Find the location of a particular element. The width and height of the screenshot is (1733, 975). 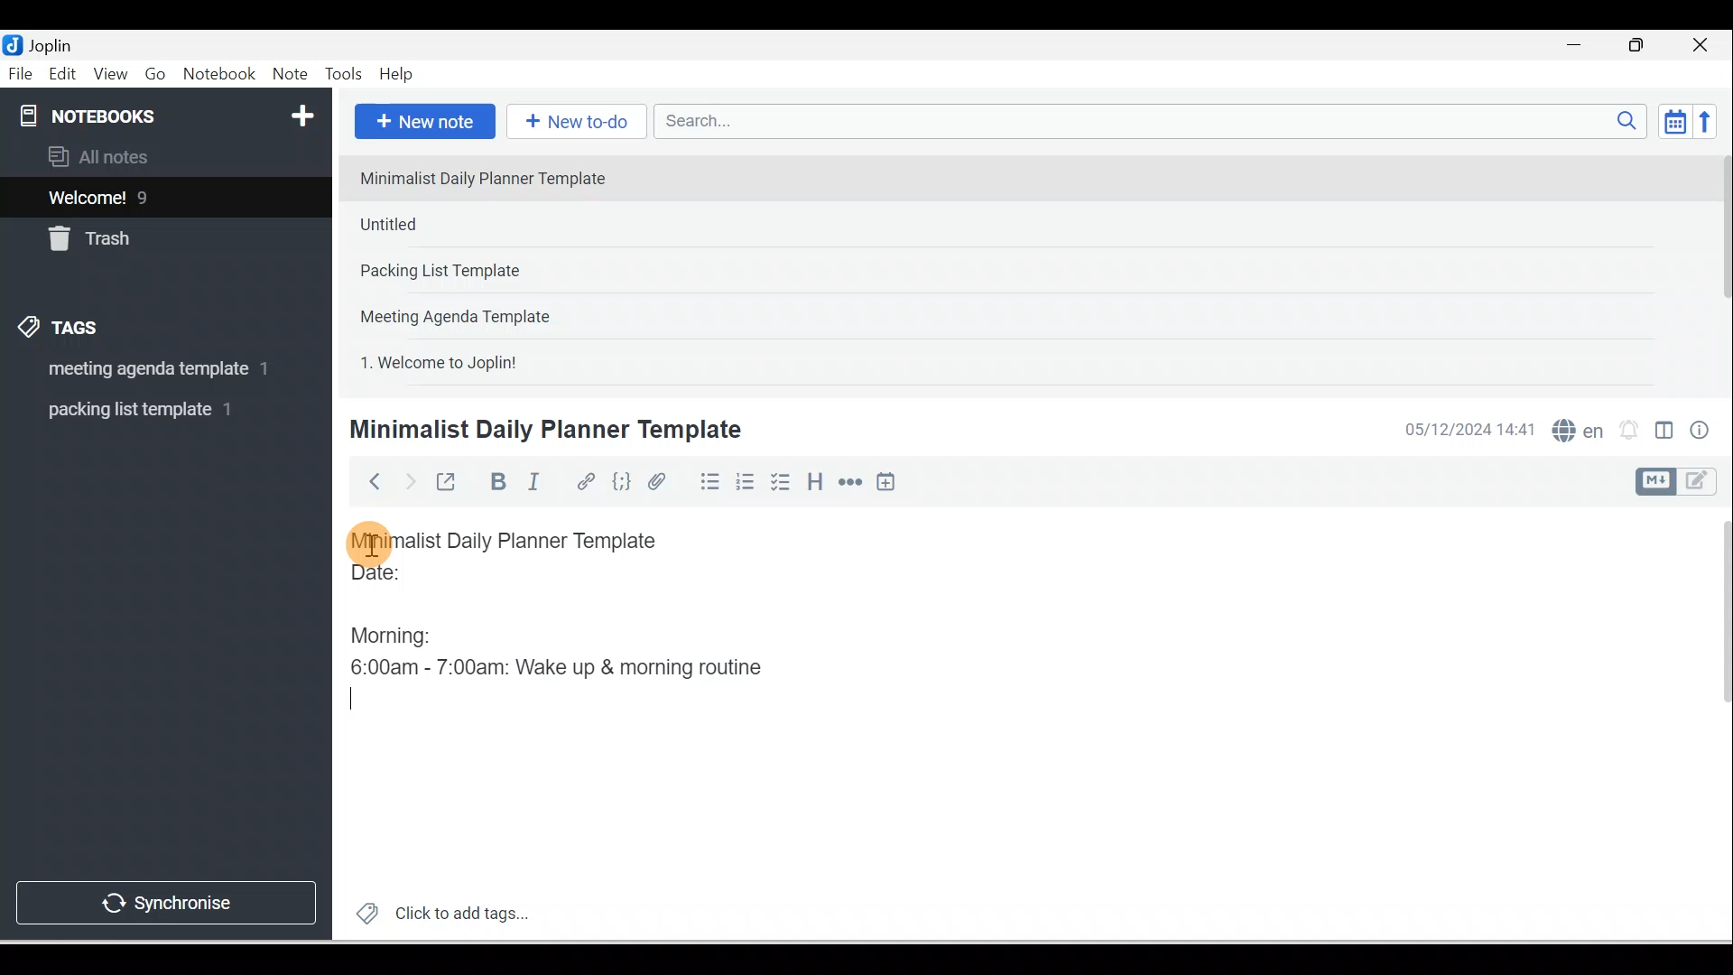

Joplin is located at coordinates (55, 43).